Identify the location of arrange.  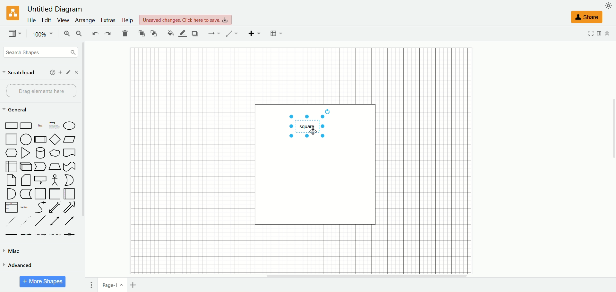
(84, 20).